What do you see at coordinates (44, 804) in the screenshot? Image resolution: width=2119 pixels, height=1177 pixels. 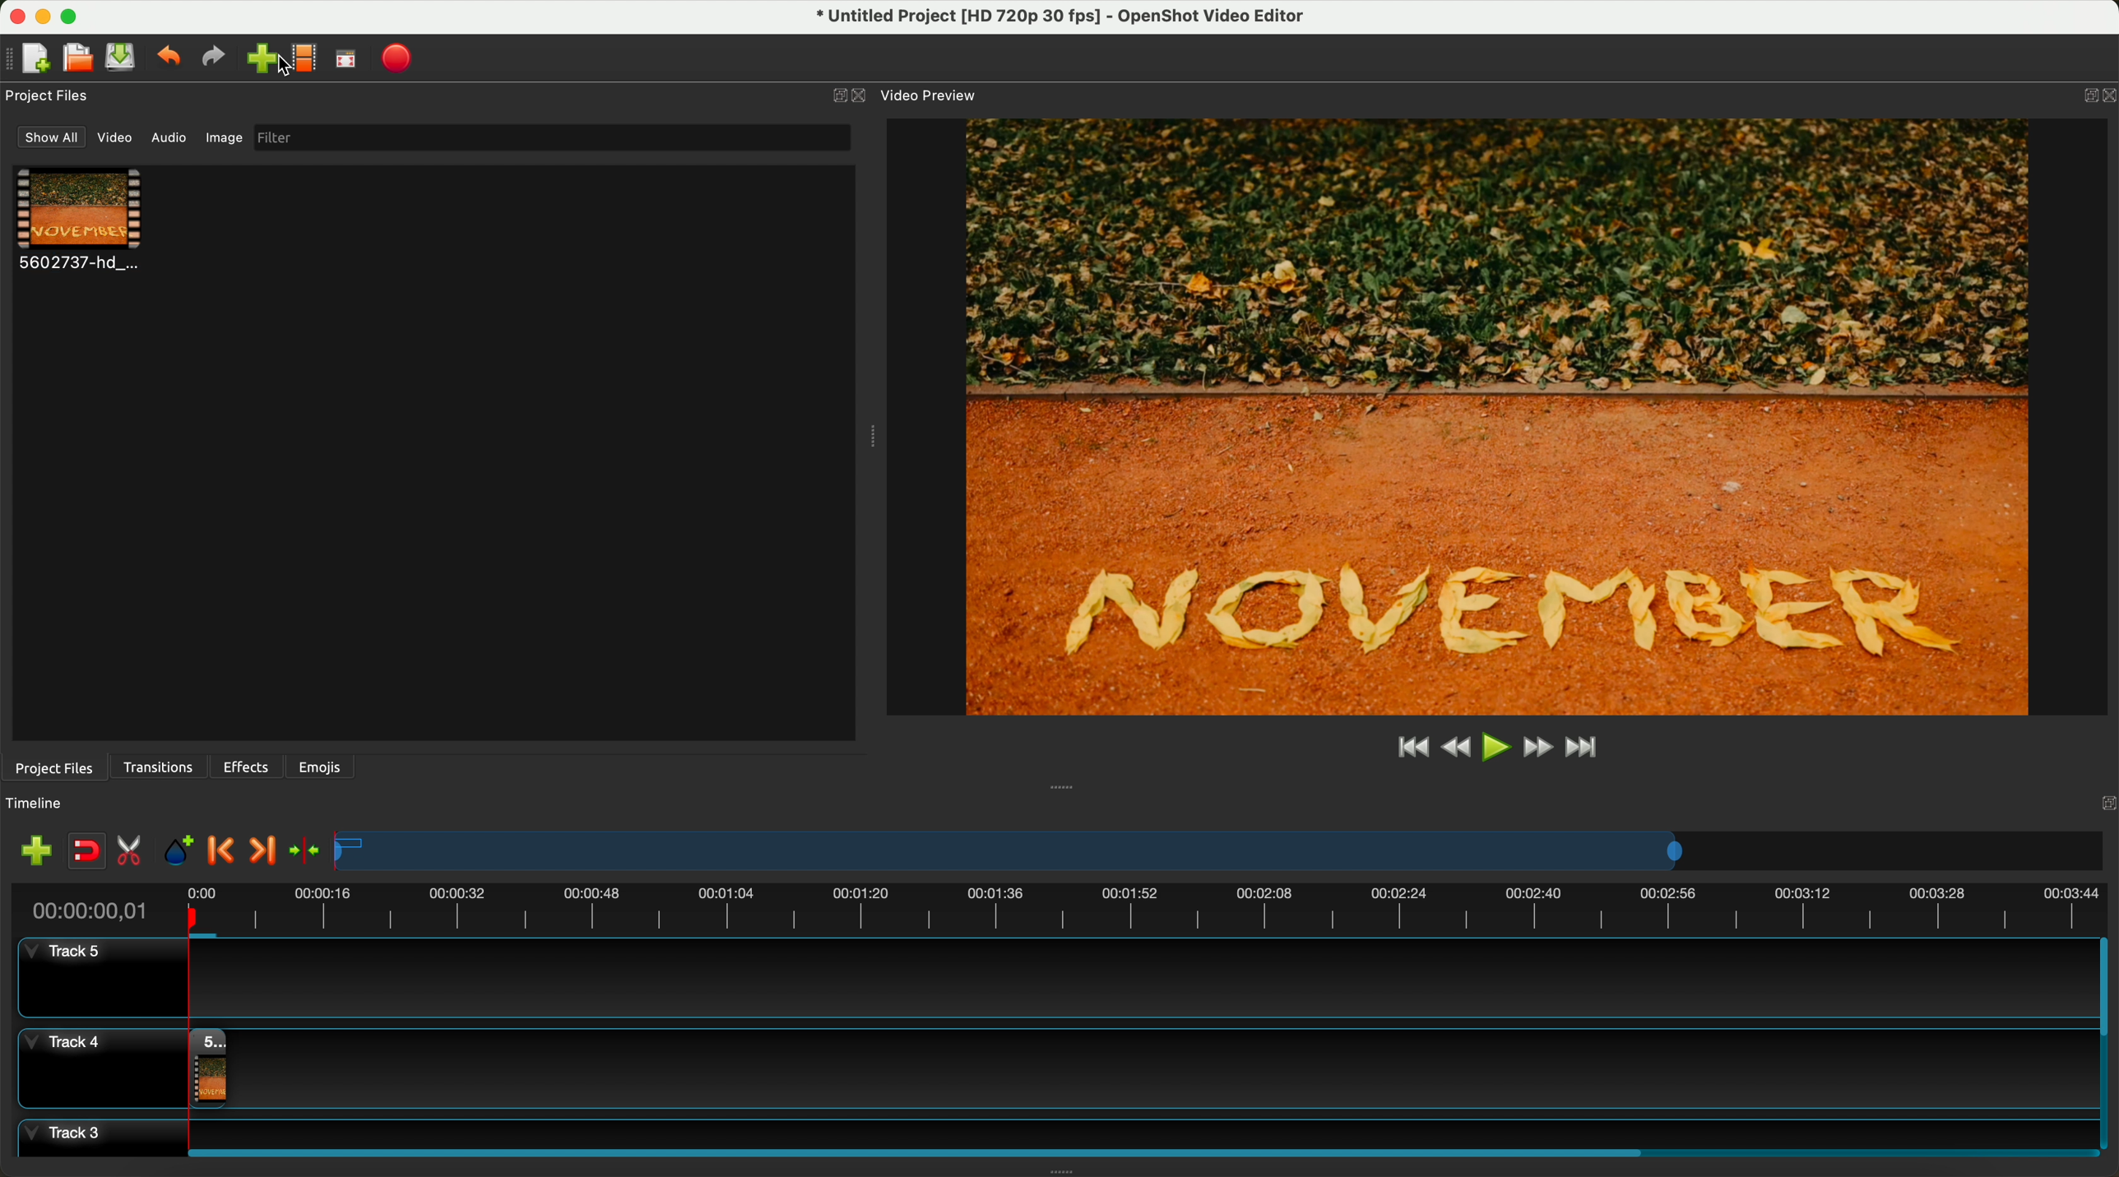 I see `timeline` at bounding box center [44, 804].